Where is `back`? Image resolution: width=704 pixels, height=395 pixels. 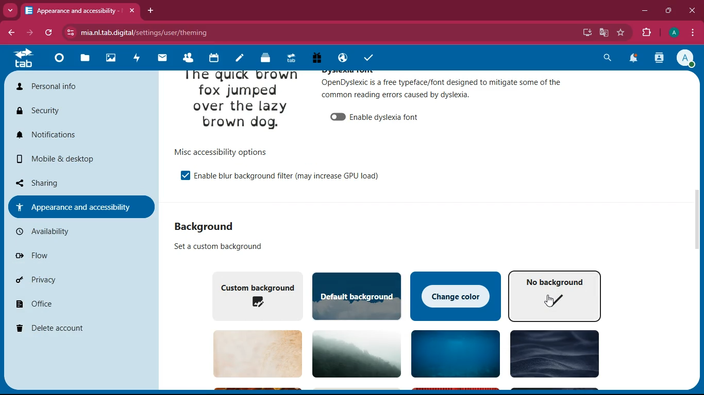 back is located at coordinates (13, 33).